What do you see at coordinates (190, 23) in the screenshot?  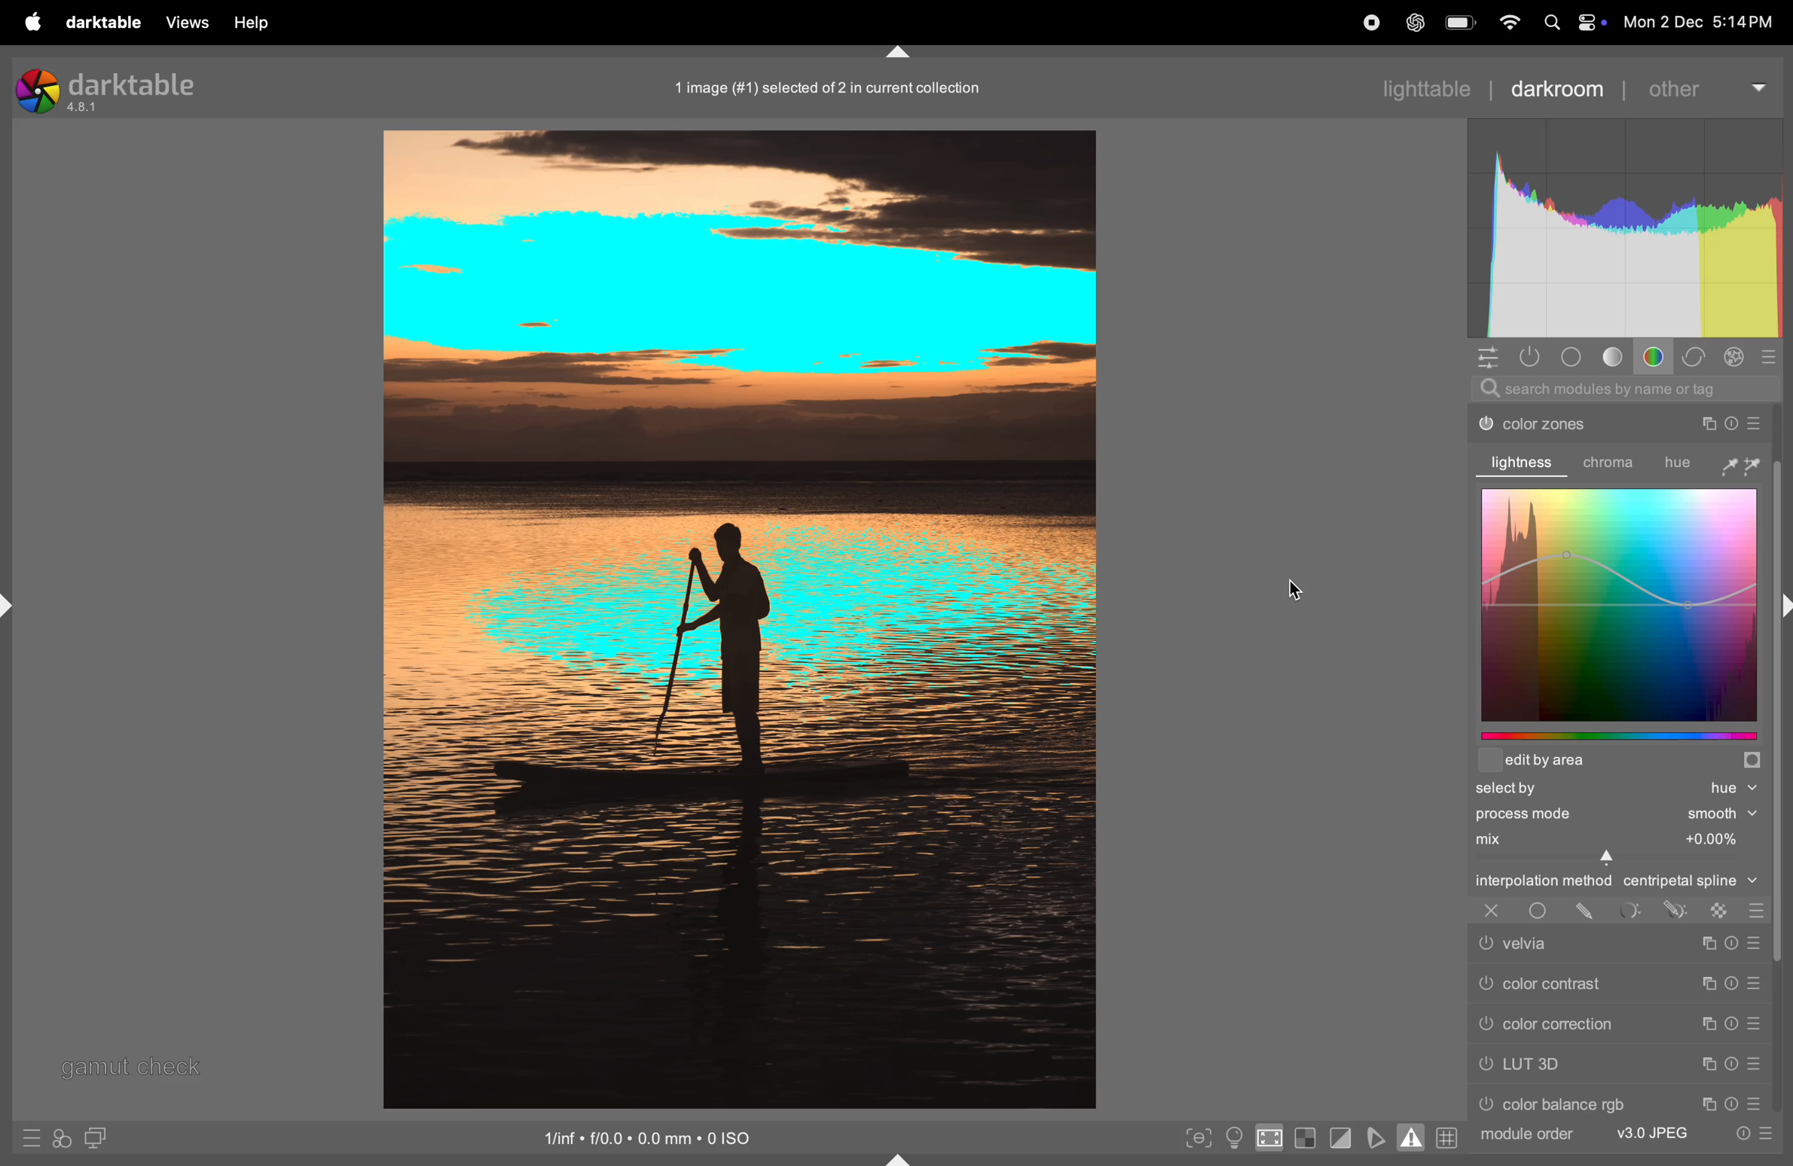 I see `views` at bounding box center [190, 23].